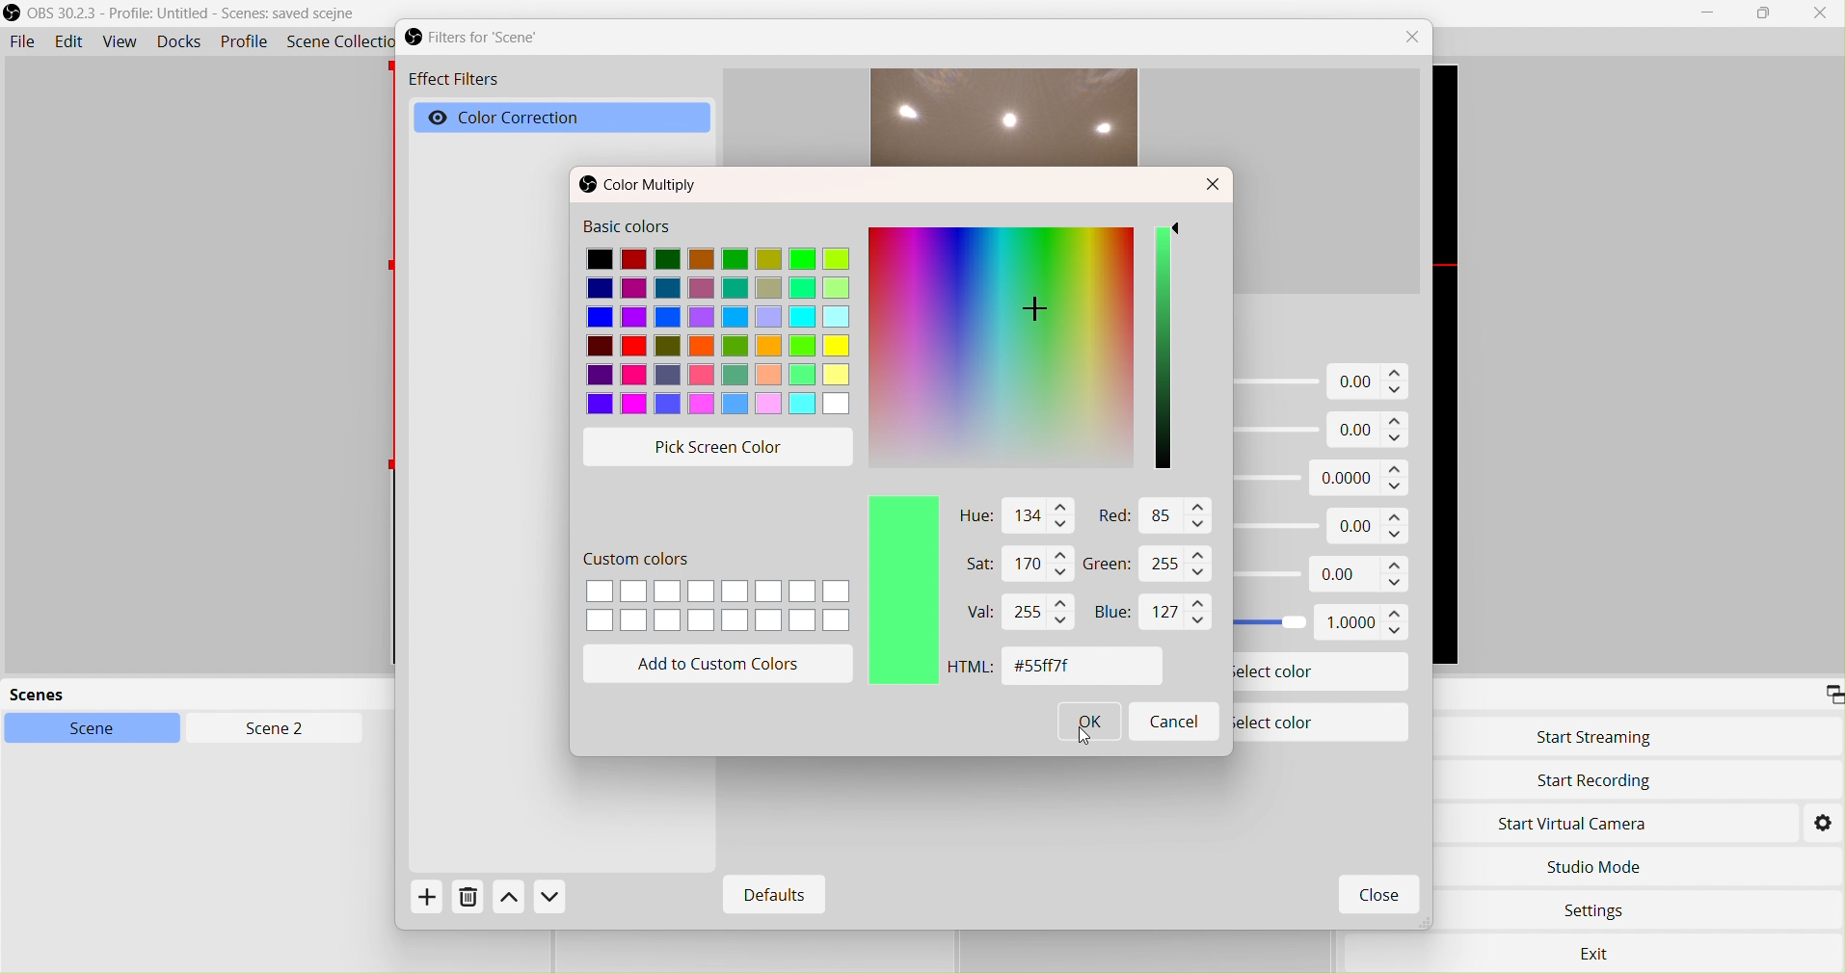 The width and height of the screenshot is (1845, 973). I want to click on Delete, so click(468, 902).